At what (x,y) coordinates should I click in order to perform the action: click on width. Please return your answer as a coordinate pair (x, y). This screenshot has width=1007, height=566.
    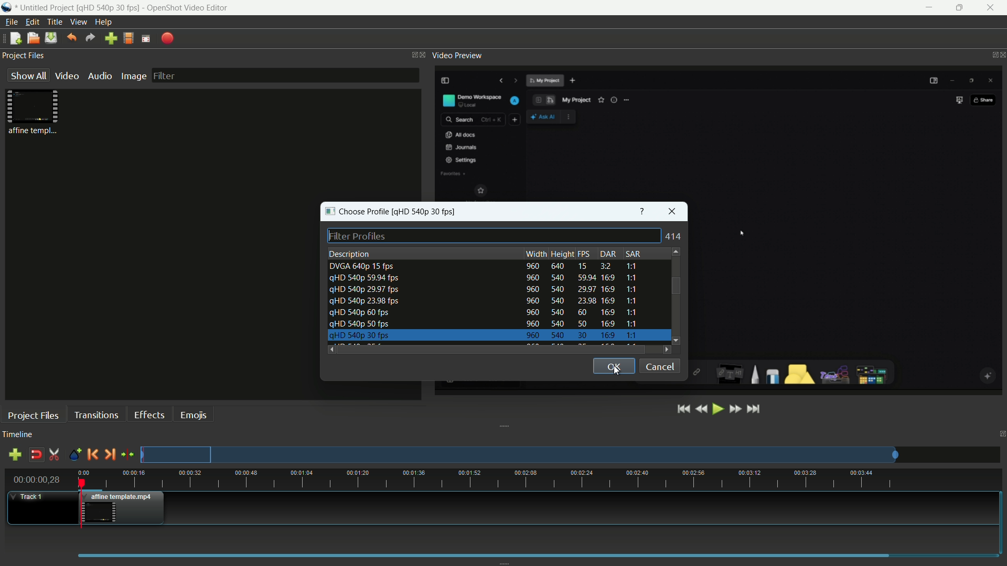
    Looking at the image, I should click on (536, 254).